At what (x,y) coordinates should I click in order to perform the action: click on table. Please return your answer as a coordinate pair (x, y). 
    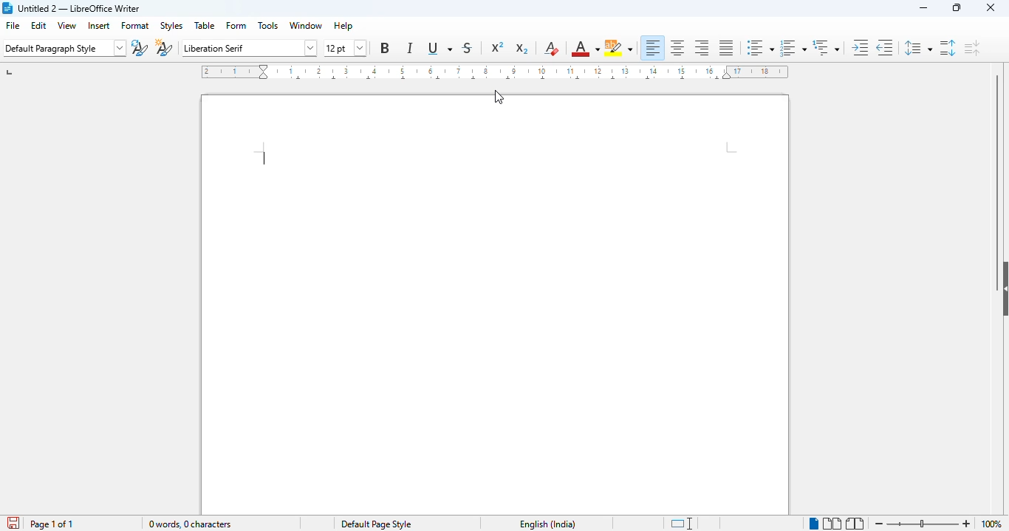
    Looking at the image, I should click on (205, 25).